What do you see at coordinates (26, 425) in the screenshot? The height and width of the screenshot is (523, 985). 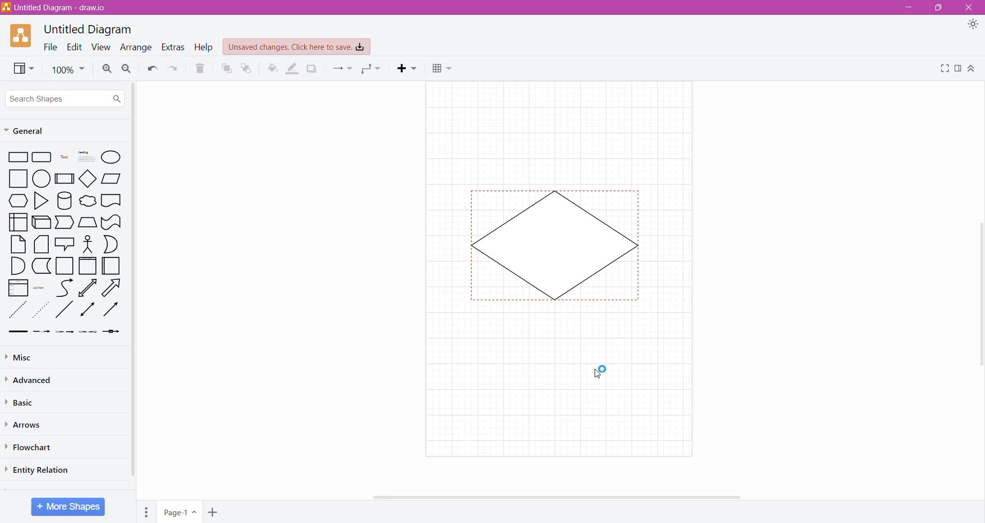 I see `Arrows` at bounding box center [26, 425].